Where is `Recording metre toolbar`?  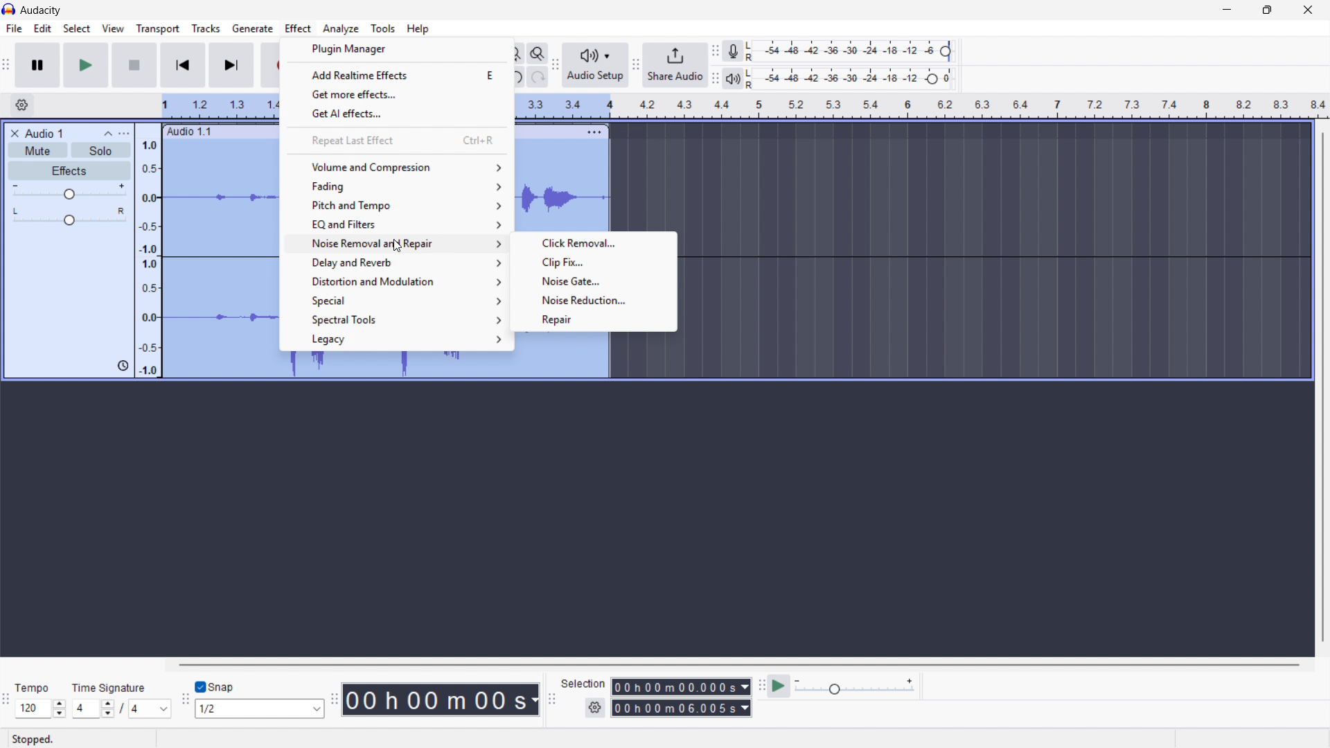 Recording metre toolbar is located at coordinates (715, 51).